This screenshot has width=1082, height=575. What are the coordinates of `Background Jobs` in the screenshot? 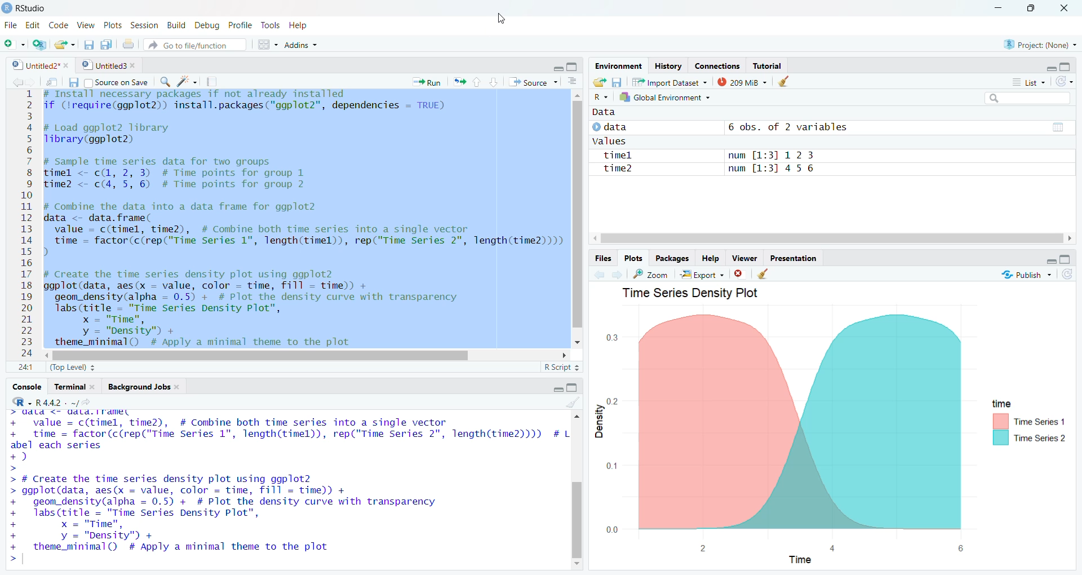 It's located at (143, 386).